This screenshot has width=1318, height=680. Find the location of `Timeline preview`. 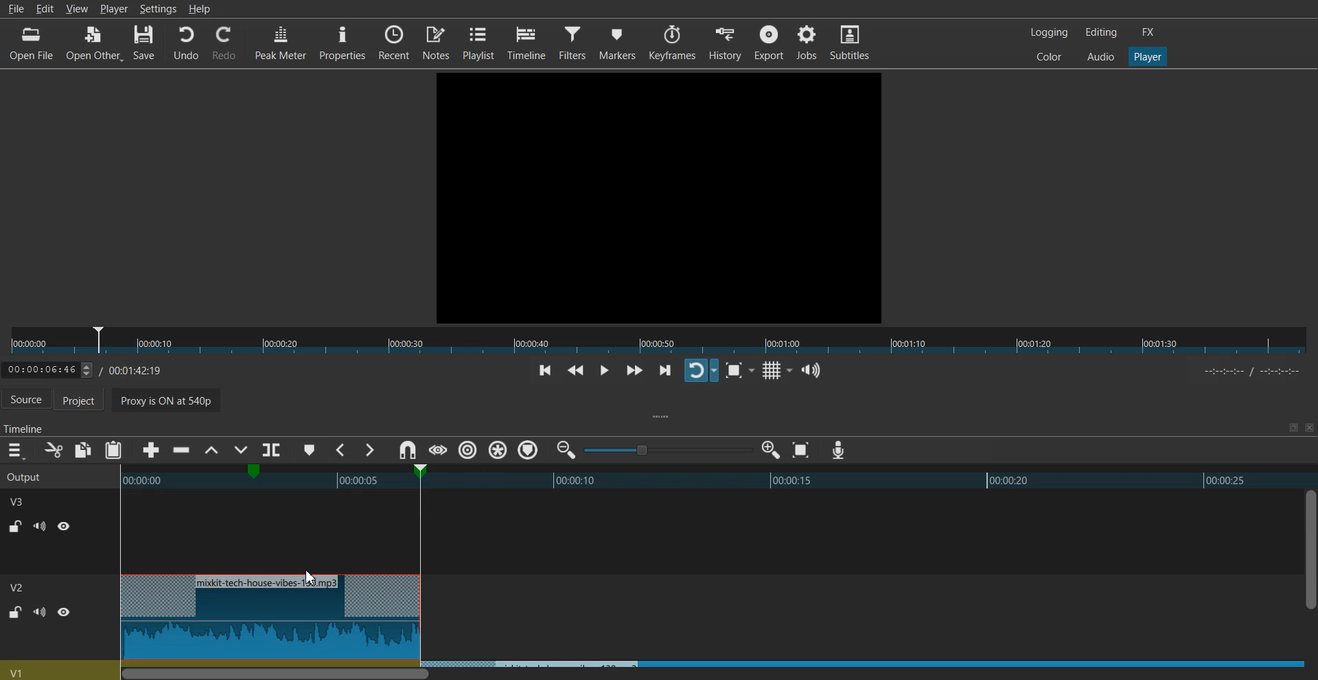

Timeline preview is located at coordinates (708, 479).